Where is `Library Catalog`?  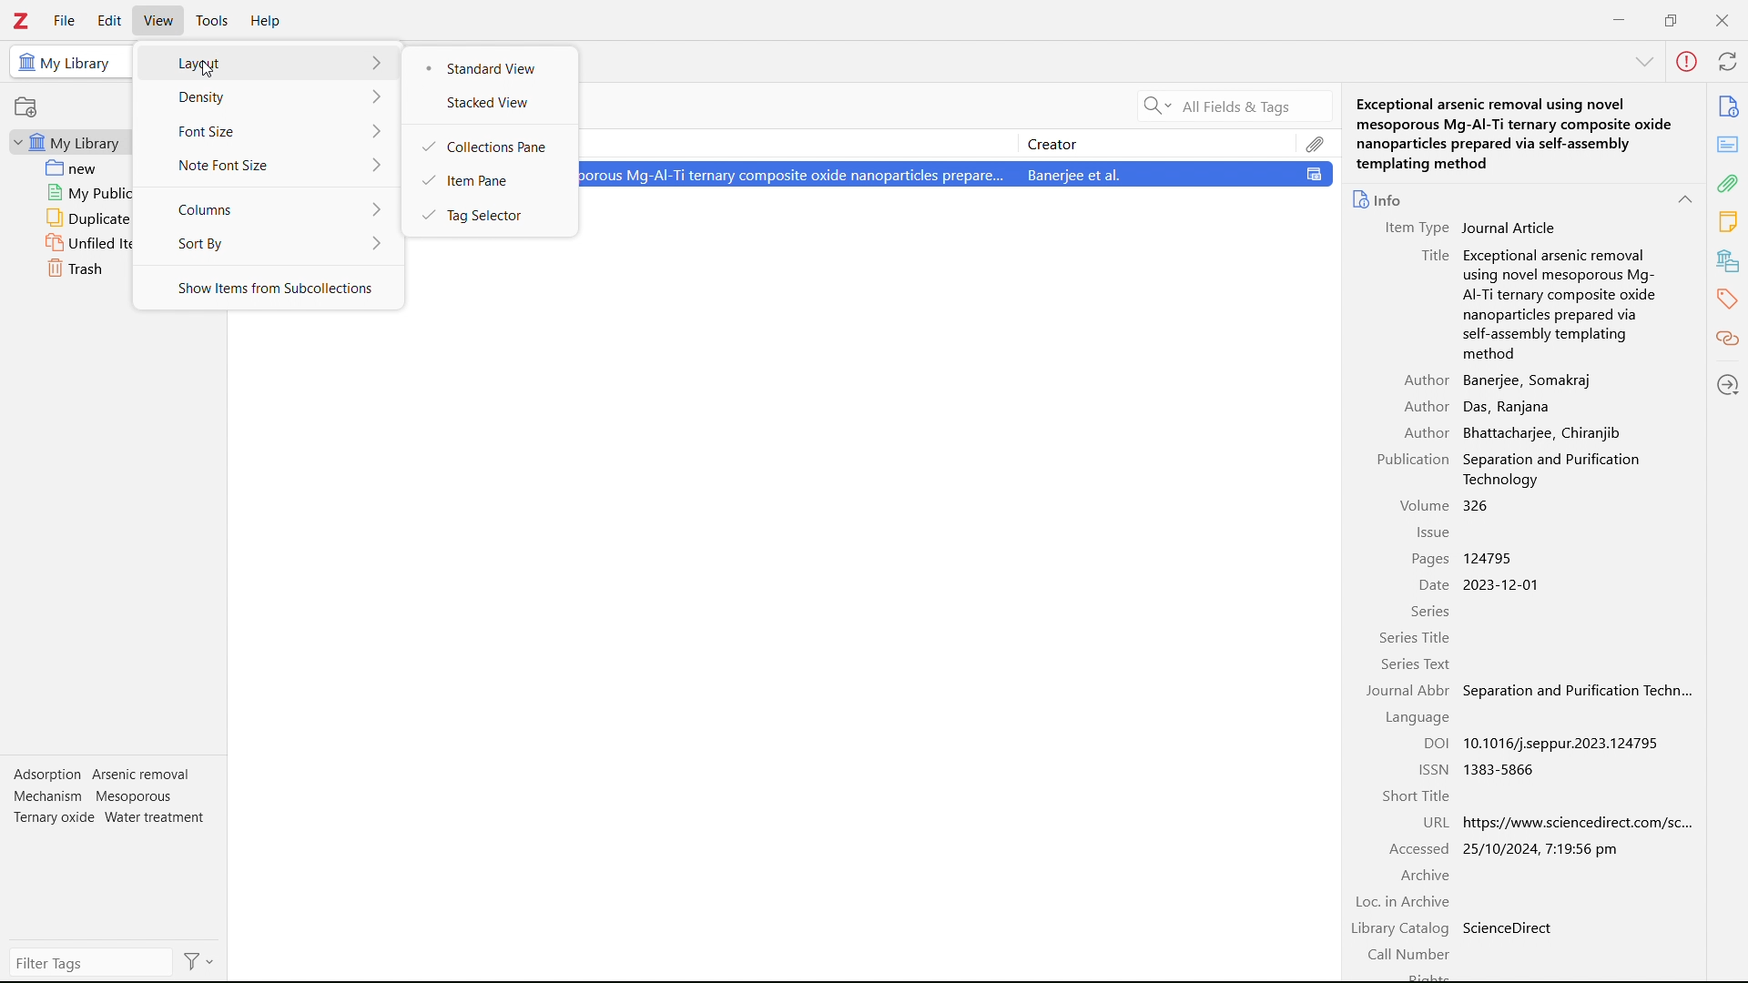 Library Catalog is located at coordinates (1398, 927).